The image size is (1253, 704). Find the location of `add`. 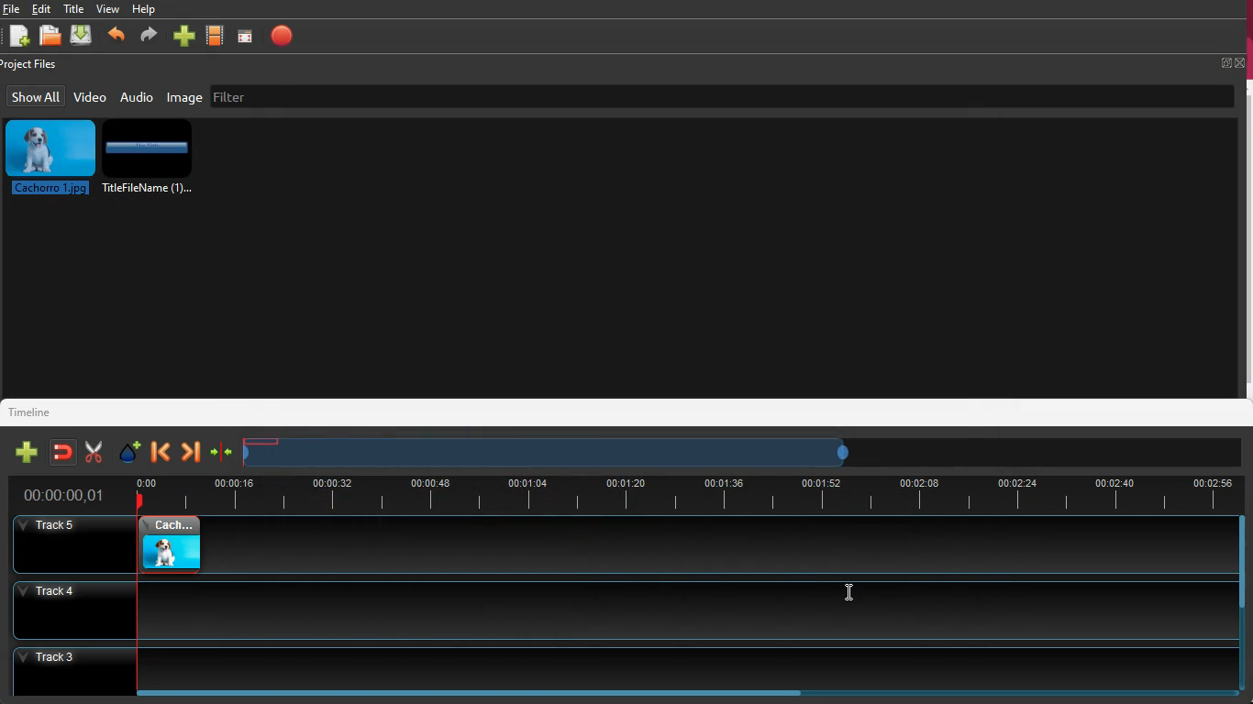

add is located at coordinates (18, 38).